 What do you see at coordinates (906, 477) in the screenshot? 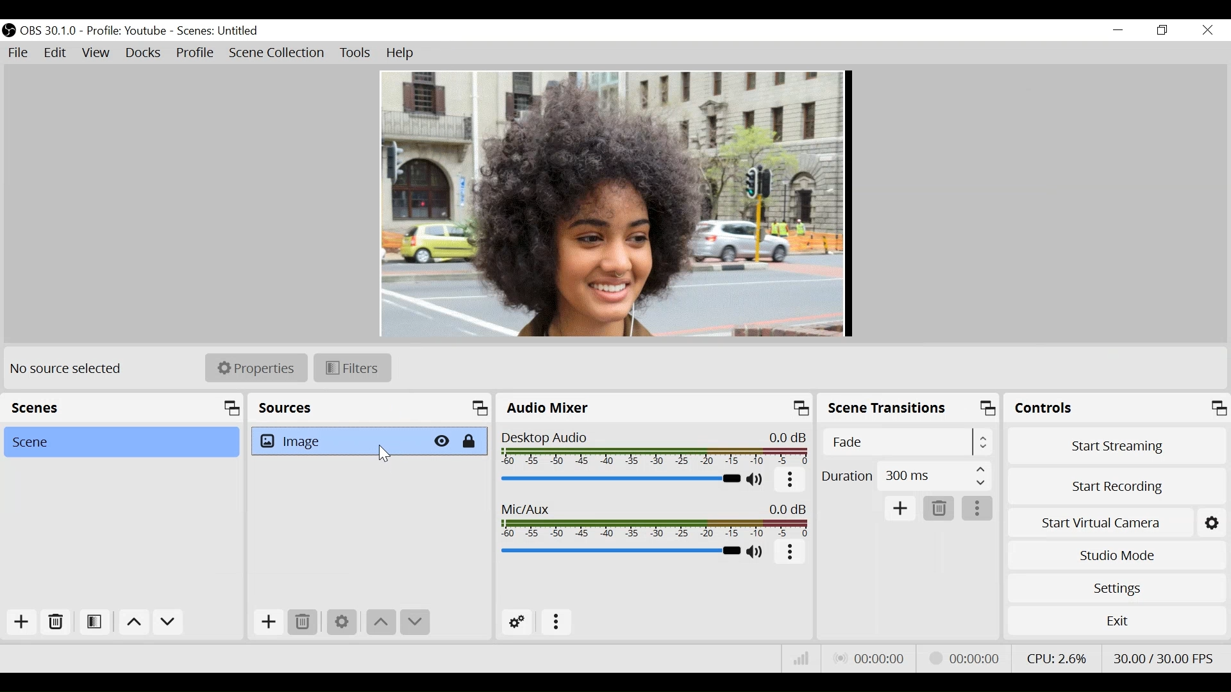
I see `Duration` at bounding box center [906, 477].